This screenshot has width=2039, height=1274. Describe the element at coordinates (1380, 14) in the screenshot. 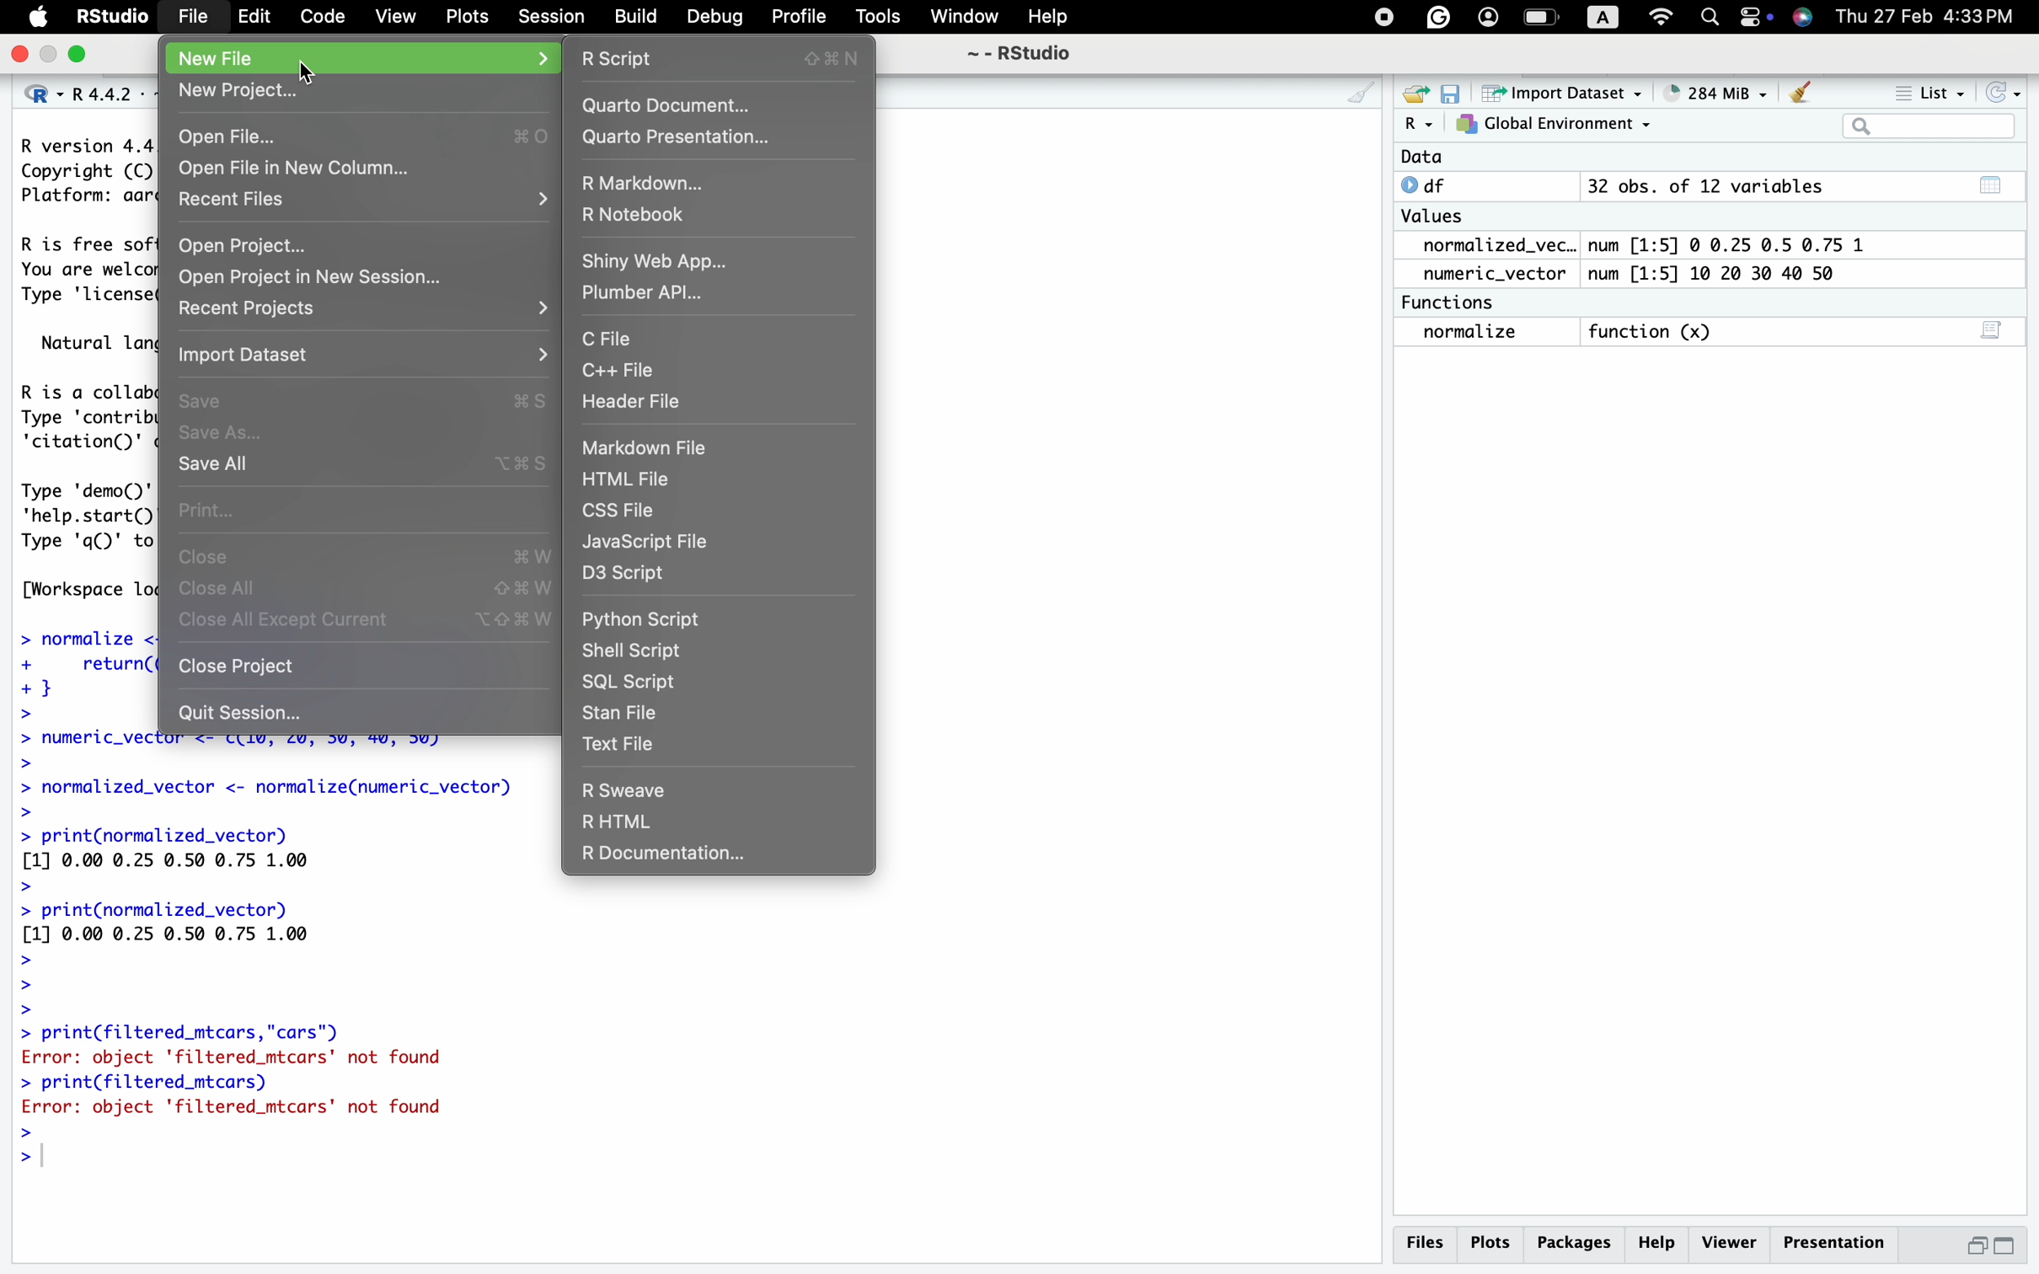

I see `PAUSE` at that location.